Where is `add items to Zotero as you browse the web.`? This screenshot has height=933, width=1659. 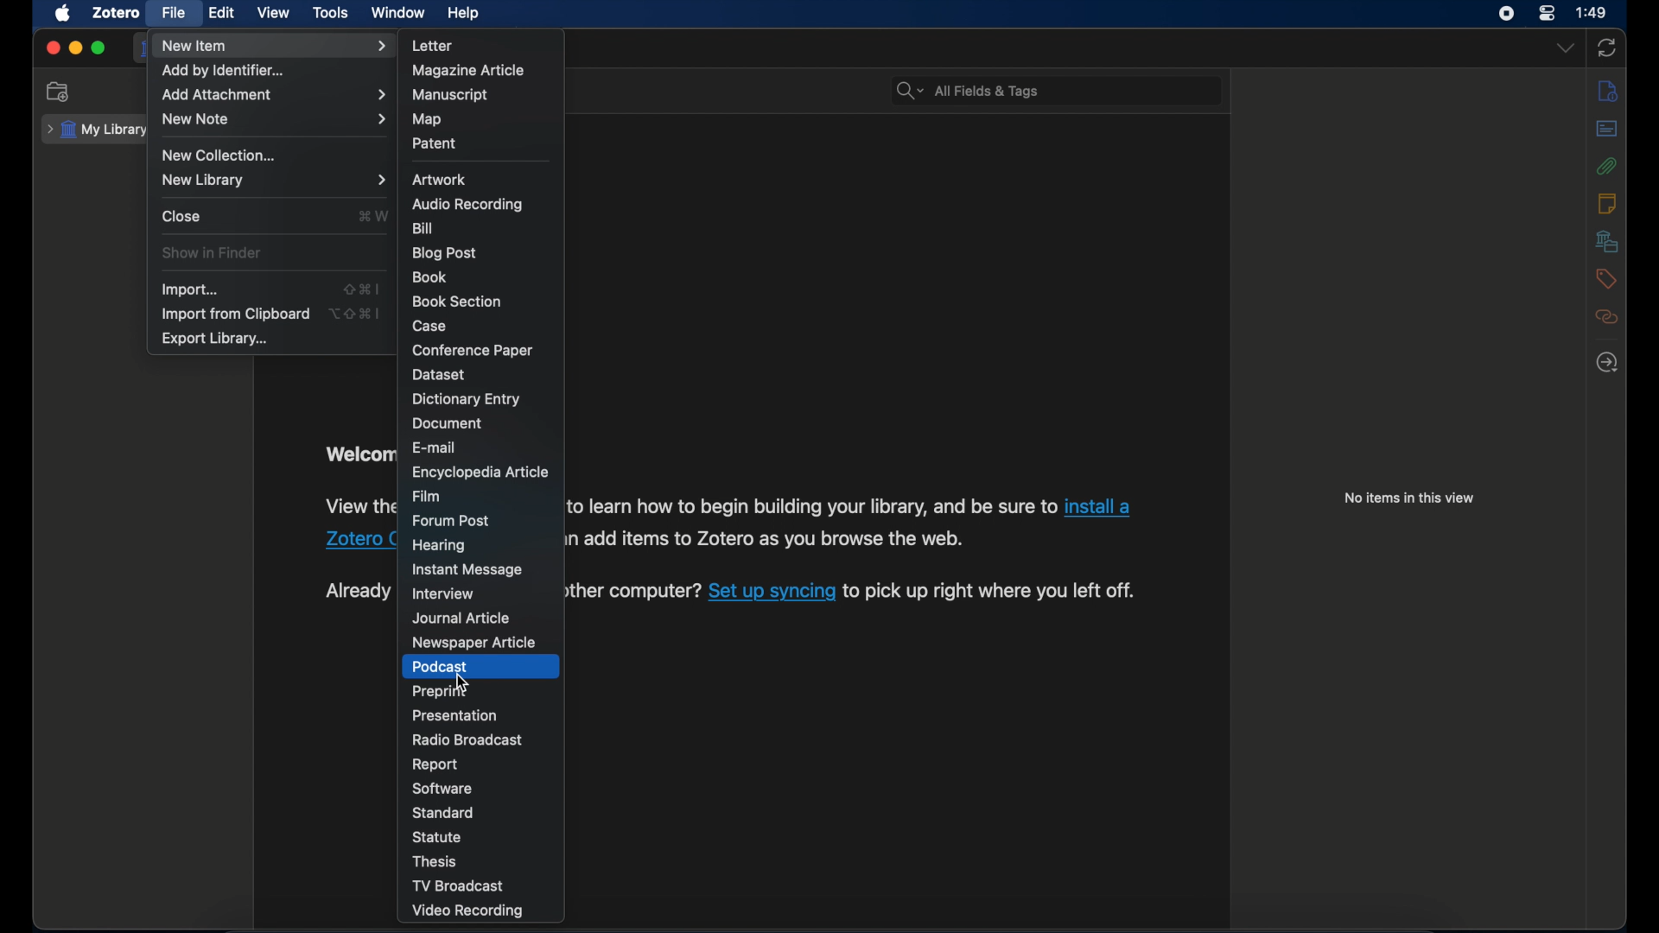
add items to Zotero as you browse the web. is located at coordinates (776, 538).